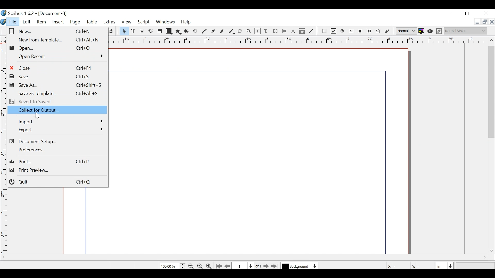  Describe the element at coordinates (186, 23) in the screenshot. I see `Help` at that location.